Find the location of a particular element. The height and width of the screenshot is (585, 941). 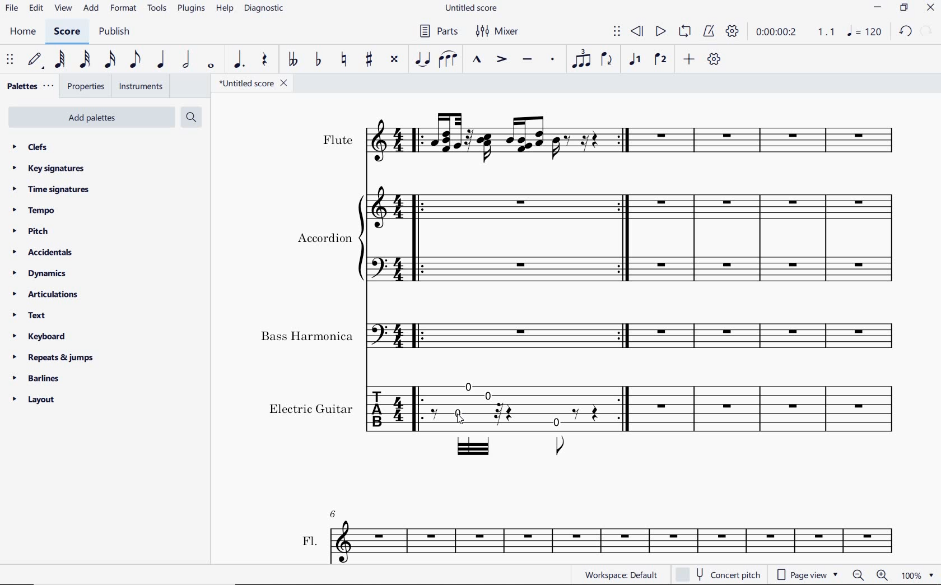

dynamics is located at coordinates (40, 273).